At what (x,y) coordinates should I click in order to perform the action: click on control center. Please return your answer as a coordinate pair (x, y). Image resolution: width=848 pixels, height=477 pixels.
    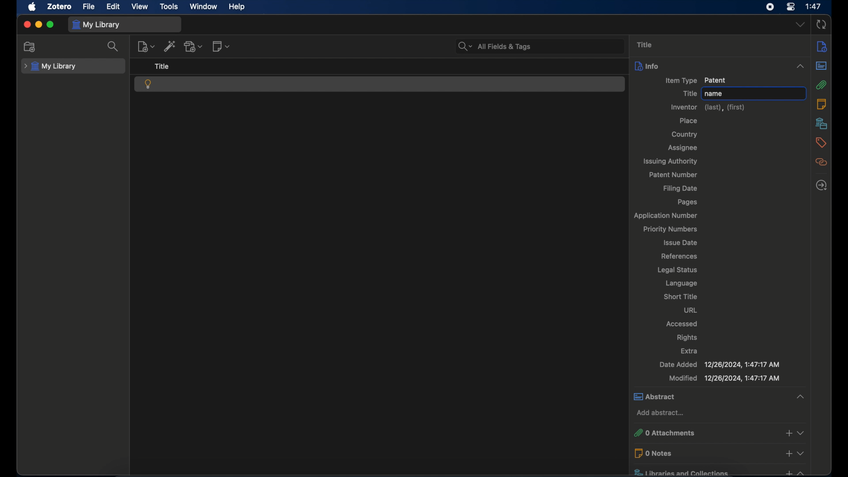
    Looking at the image, I should click on (792, 7).